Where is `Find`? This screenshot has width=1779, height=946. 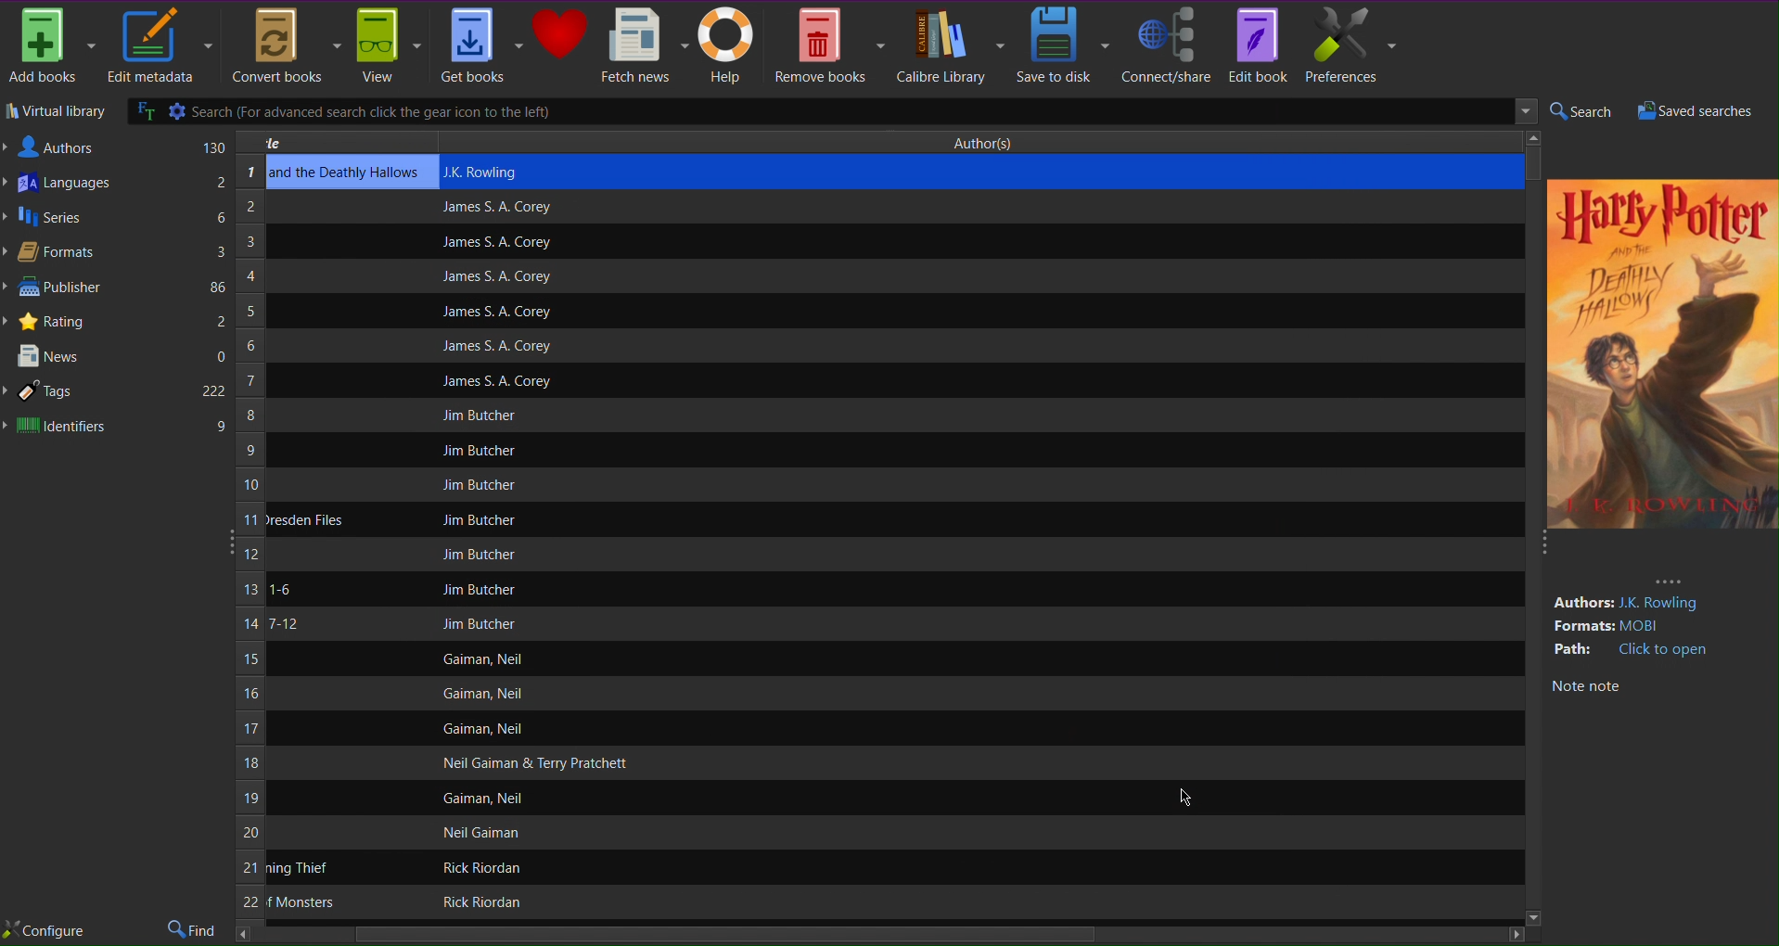 Find is located at coordinates (194, 930).